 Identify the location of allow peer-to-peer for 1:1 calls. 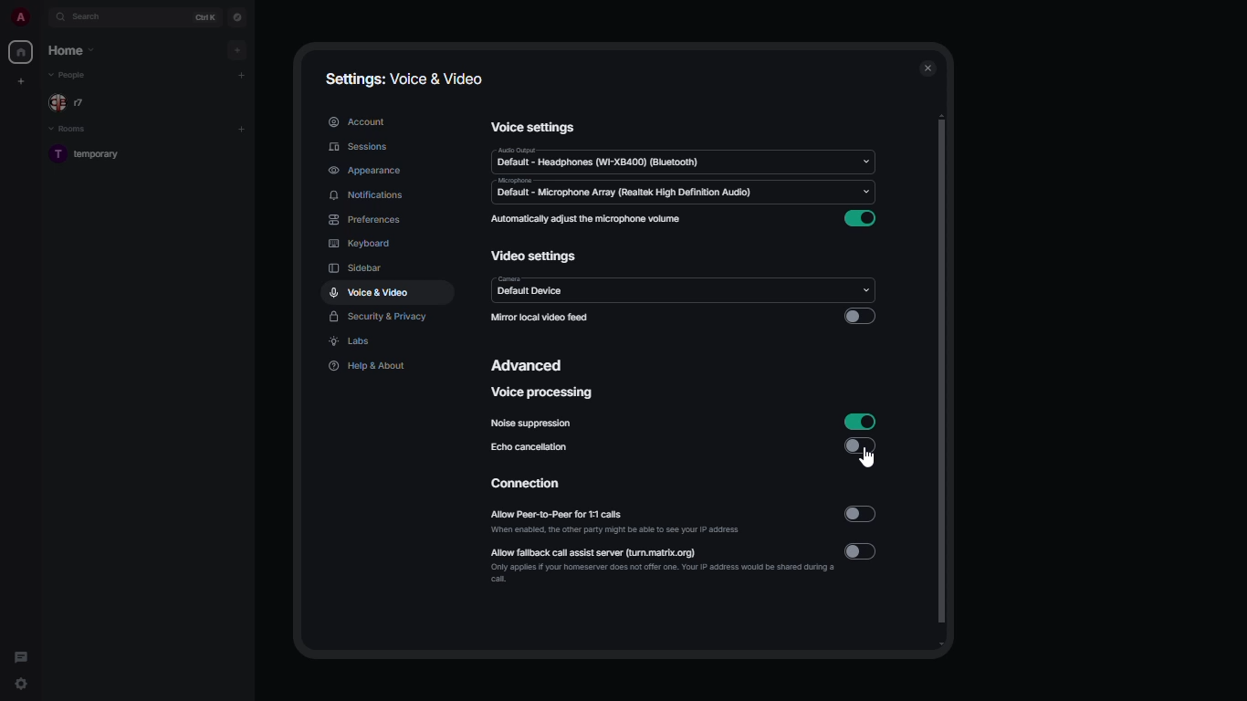
(618, 522).